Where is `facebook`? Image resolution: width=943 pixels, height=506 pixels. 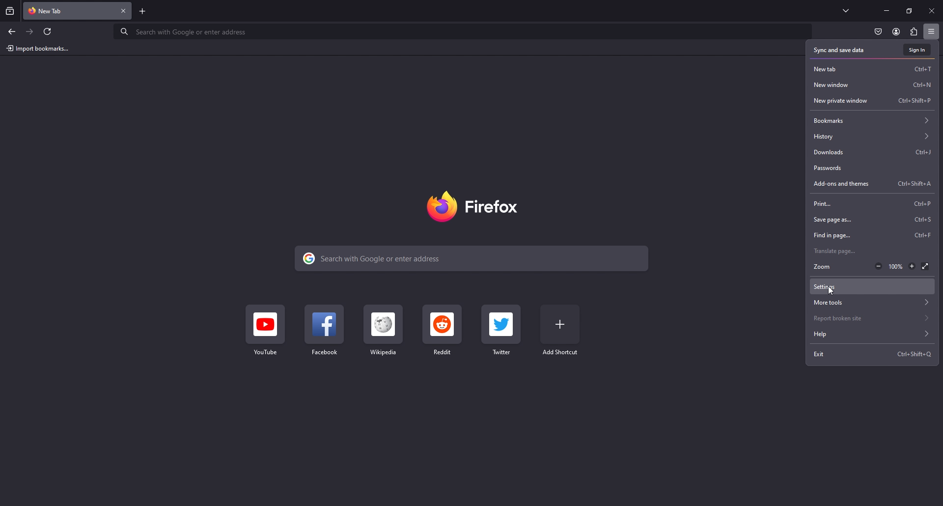 facebook is located at coordinates (324, 331).